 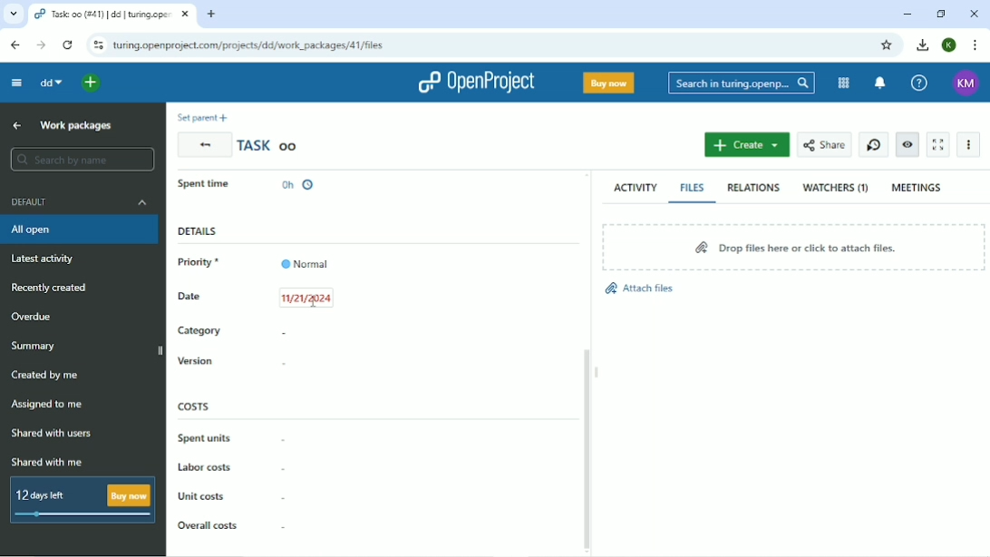 I want to click on Text cursor, so click(x=314, y=302).